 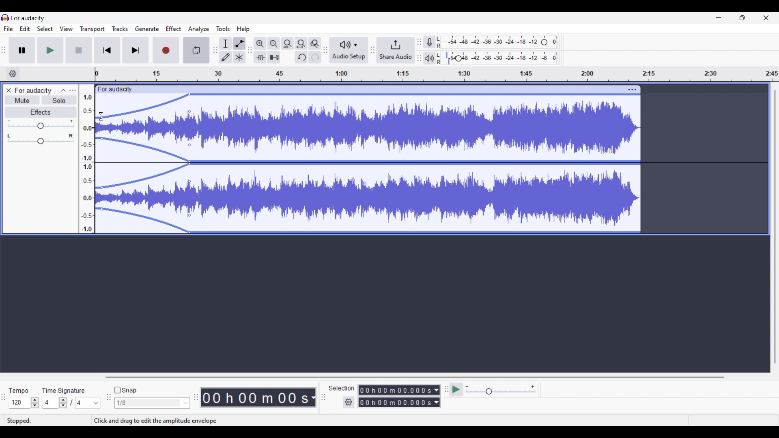 I want to click on for audacity, so click(x=33, y=90).